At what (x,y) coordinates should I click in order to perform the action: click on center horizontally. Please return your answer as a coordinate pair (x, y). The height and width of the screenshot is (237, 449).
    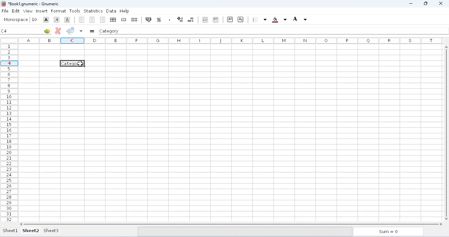
    Looking at the image, I should click on (92, 20).